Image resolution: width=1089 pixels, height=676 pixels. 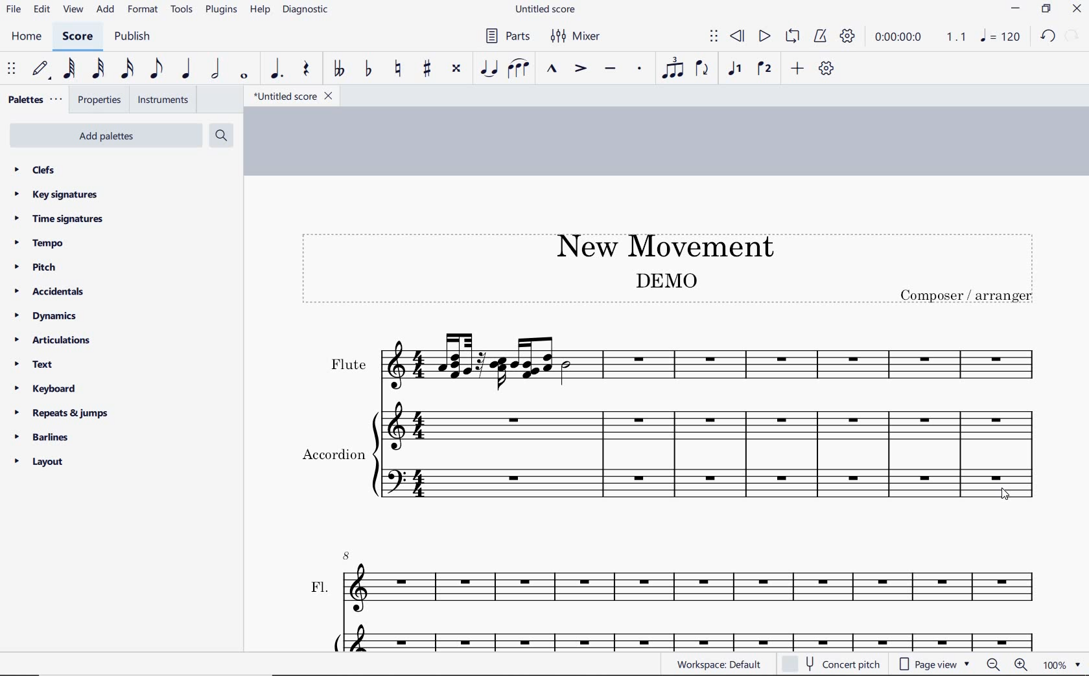 I want to click on zoom factor, so click(x=1062, y=664).